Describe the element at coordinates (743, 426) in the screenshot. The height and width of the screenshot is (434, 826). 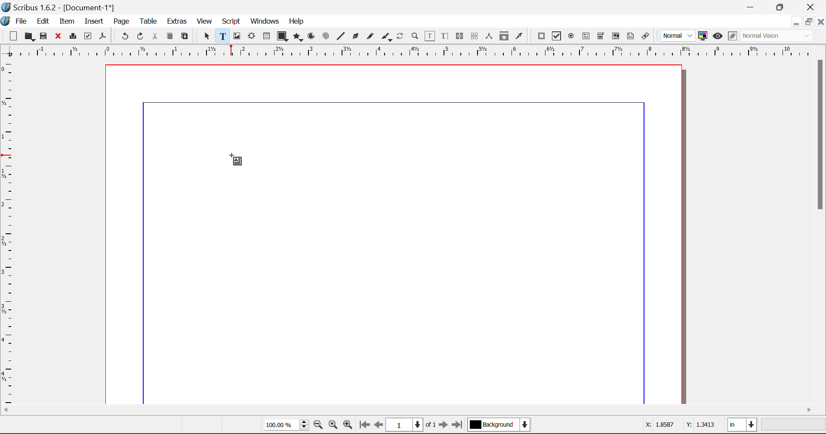
I see `Measurement Units` at that location.